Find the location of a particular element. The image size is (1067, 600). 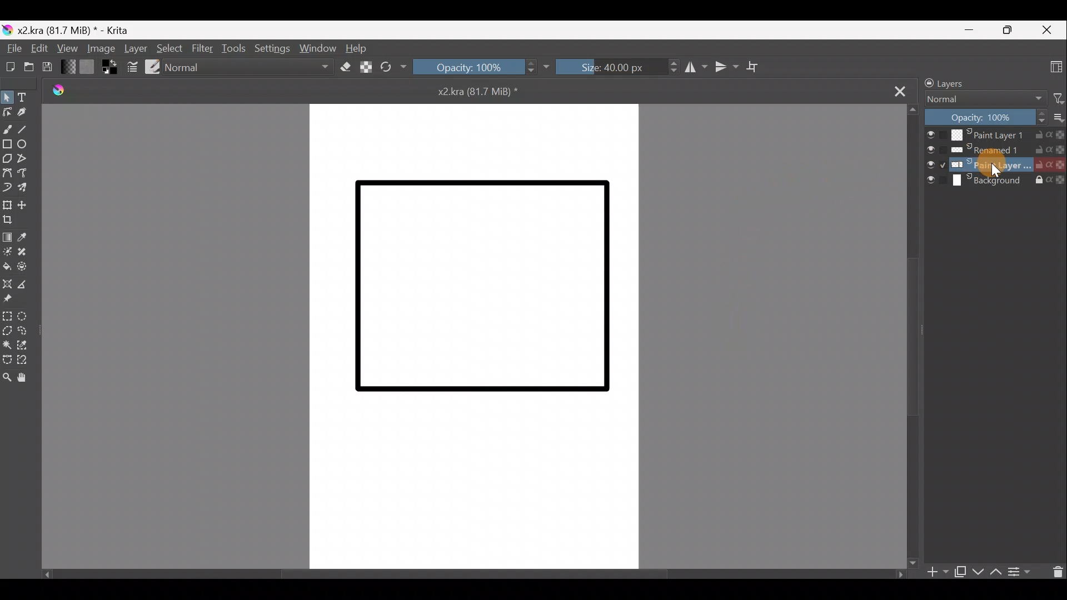

Measure the distance between two points is located at coordinates (28, 284).